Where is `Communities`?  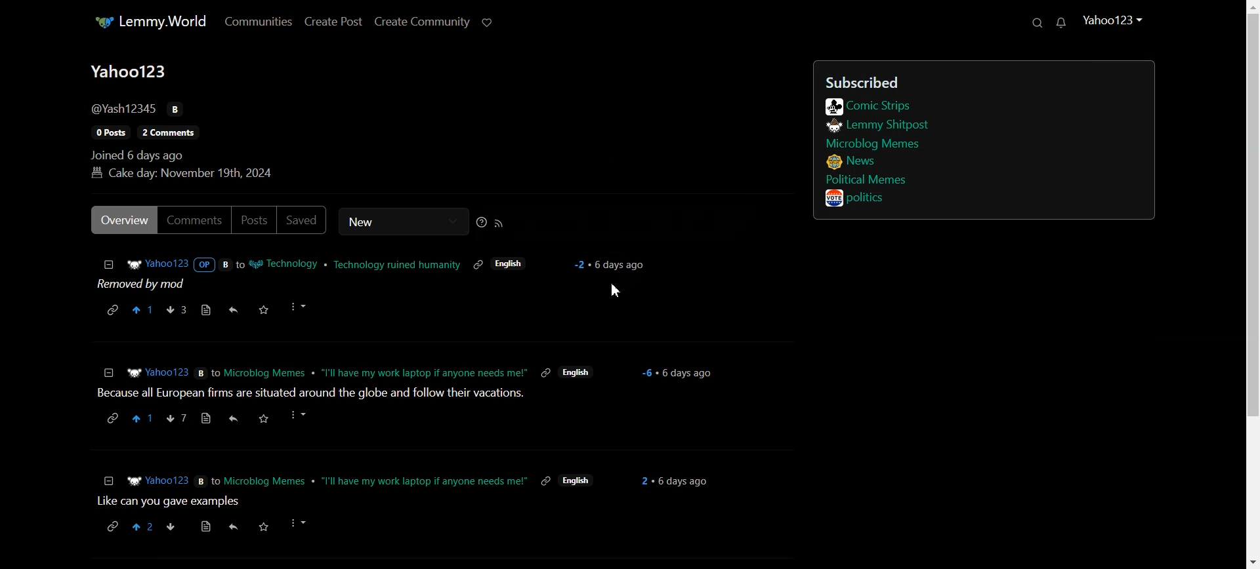
Communities is located at coordinates (259, 20).